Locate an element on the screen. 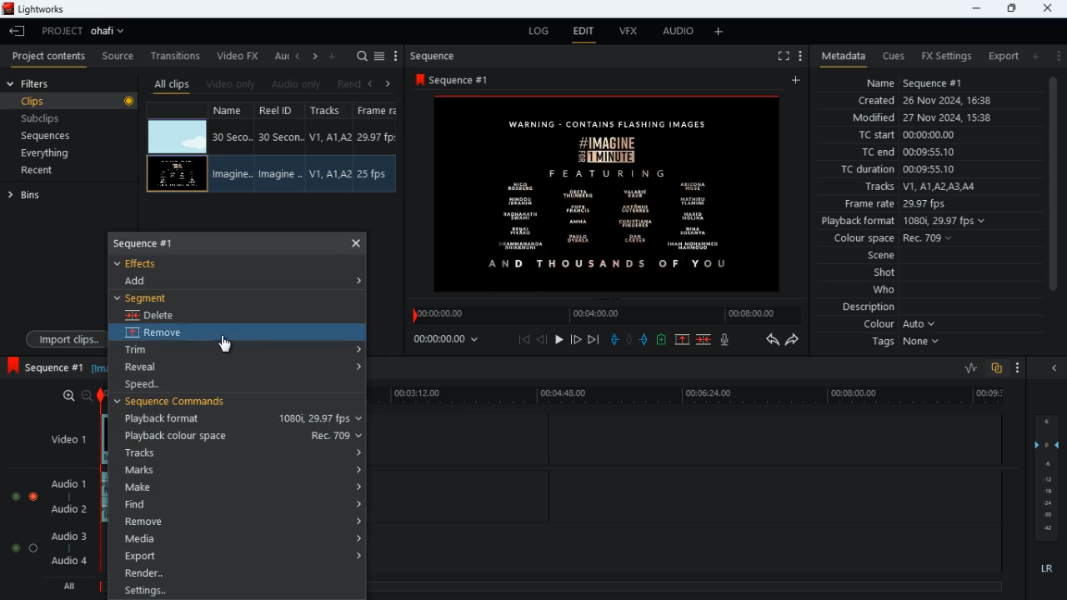 The image size is (1067, 600). sequence is located at coordinates (45, 367).